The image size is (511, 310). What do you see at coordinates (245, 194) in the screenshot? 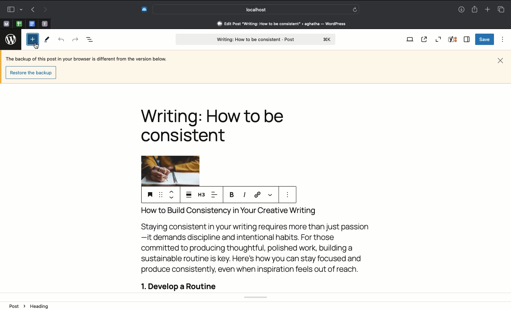
I see `Italics` at bounding box center [245, 194].